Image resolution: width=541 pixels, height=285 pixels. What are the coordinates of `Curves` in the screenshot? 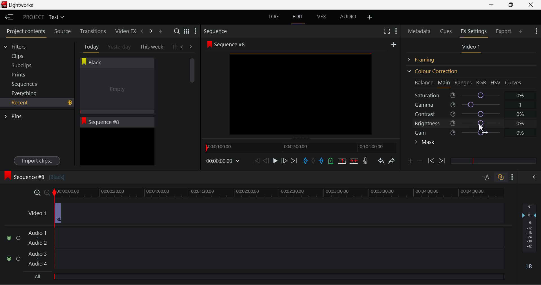 It's located at (514, 82).